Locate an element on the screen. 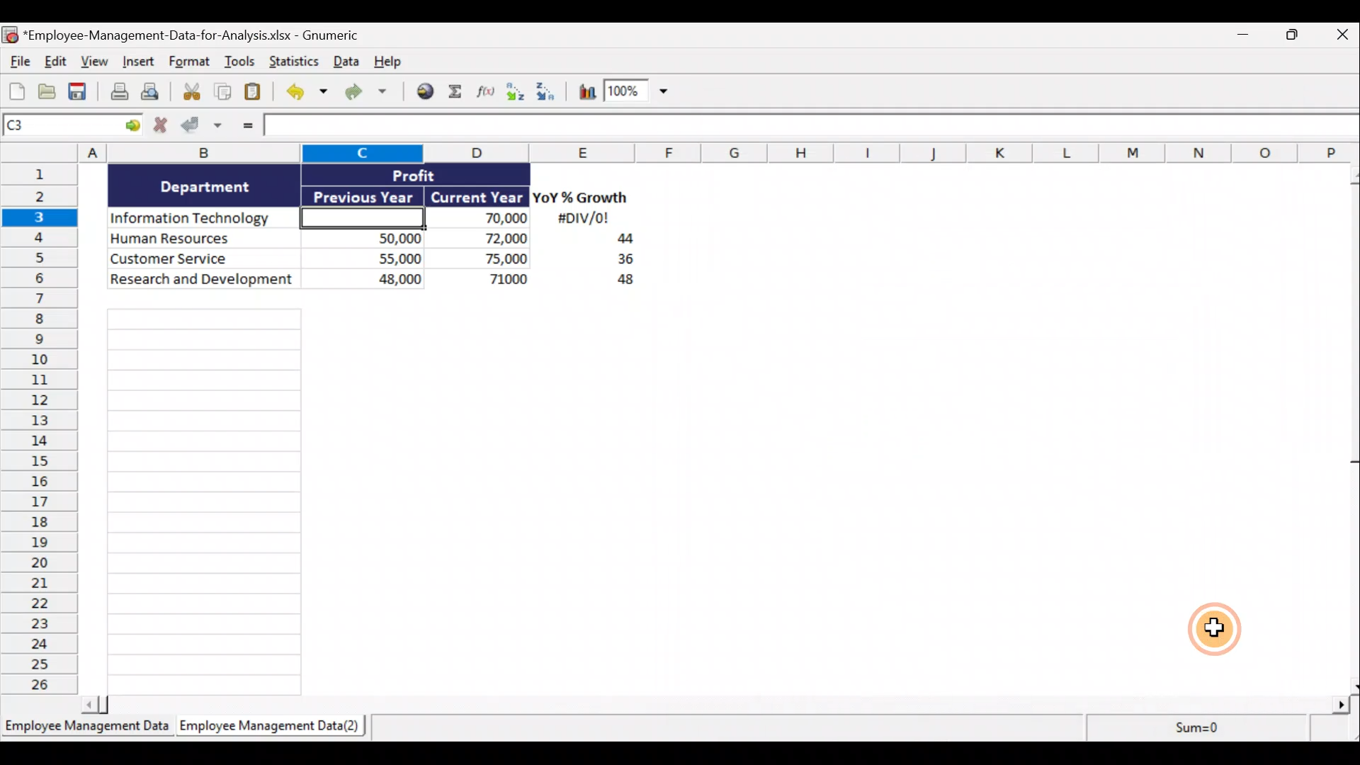  Scroll bar is located at coordinates (720, 702).